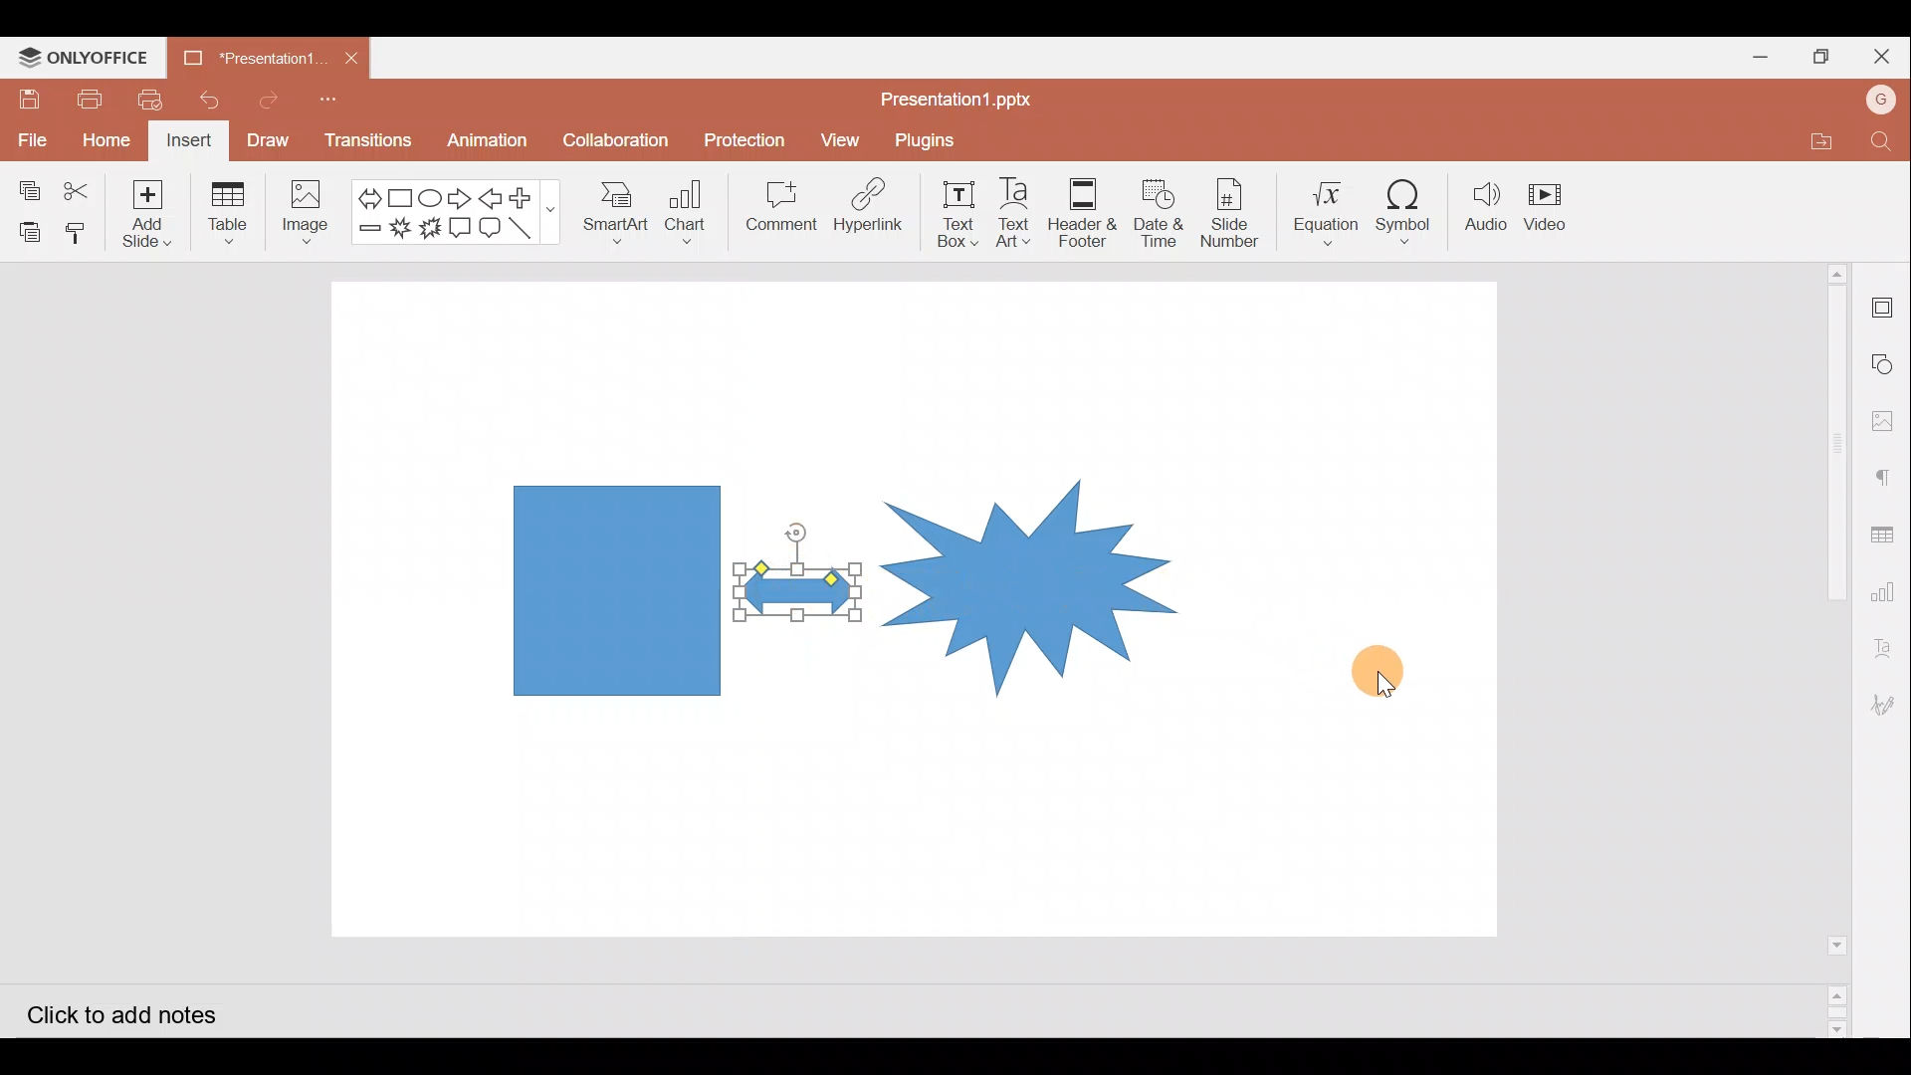  I want to click on Animation, so click(488, 141).